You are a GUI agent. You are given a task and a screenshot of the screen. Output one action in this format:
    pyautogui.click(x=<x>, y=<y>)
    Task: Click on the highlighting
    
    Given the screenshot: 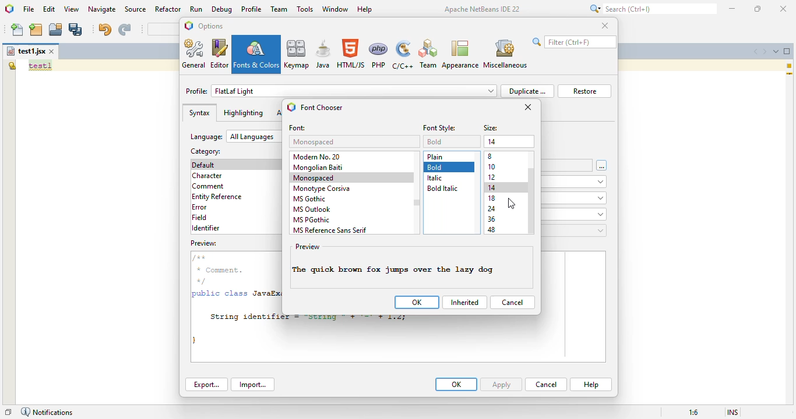 What is the action you would take?
    pyautogui.click(x=243, y=113)
    